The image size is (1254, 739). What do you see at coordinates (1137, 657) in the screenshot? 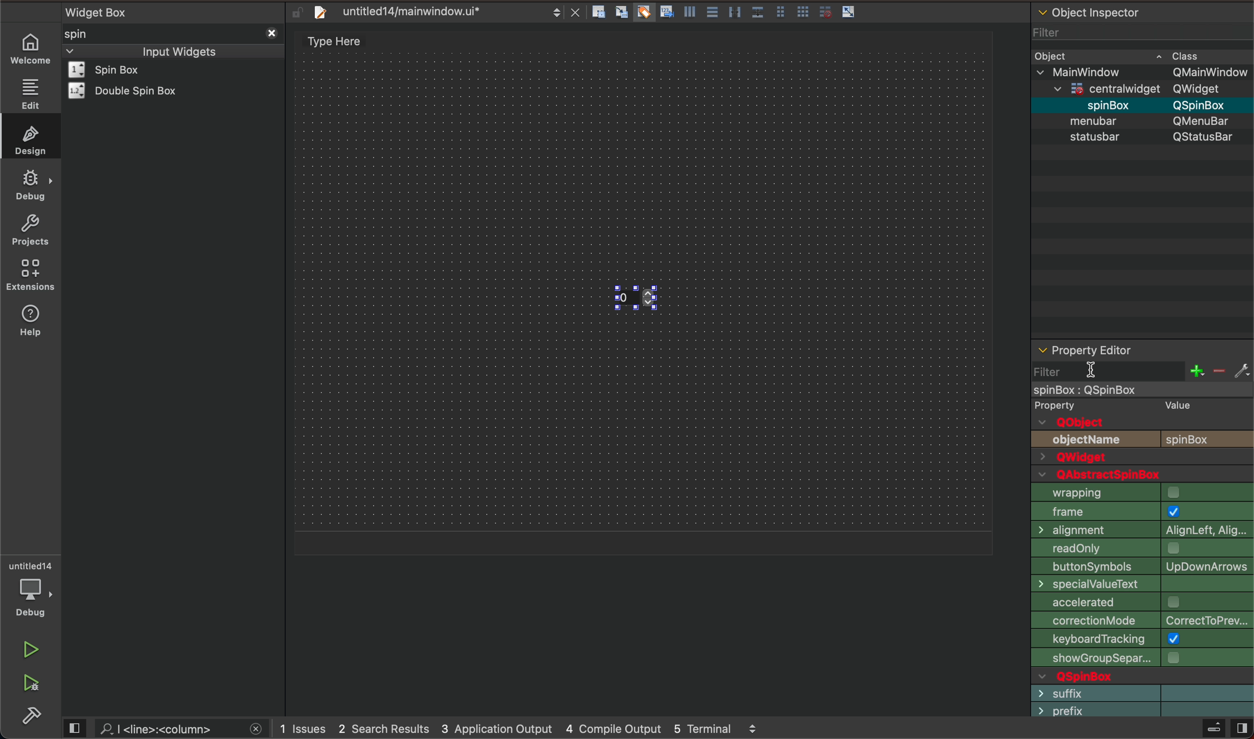
I see `text` at bounding box center [1137, 657].